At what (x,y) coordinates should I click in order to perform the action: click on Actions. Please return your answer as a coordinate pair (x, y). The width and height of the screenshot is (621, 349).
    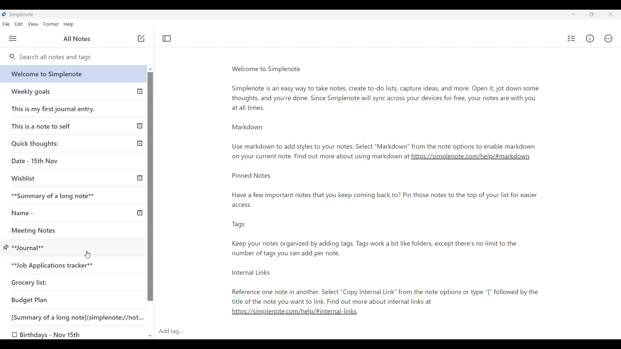
    Looking at the image, I should click on (608, 38).